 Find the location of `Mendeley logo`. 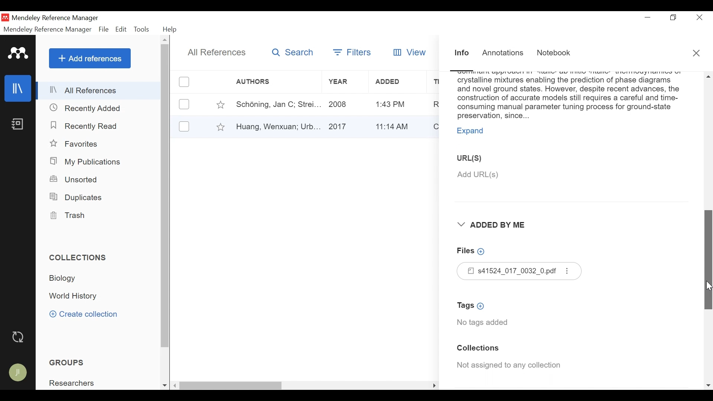

Mendeley logo is located at coordinates (19, 53).